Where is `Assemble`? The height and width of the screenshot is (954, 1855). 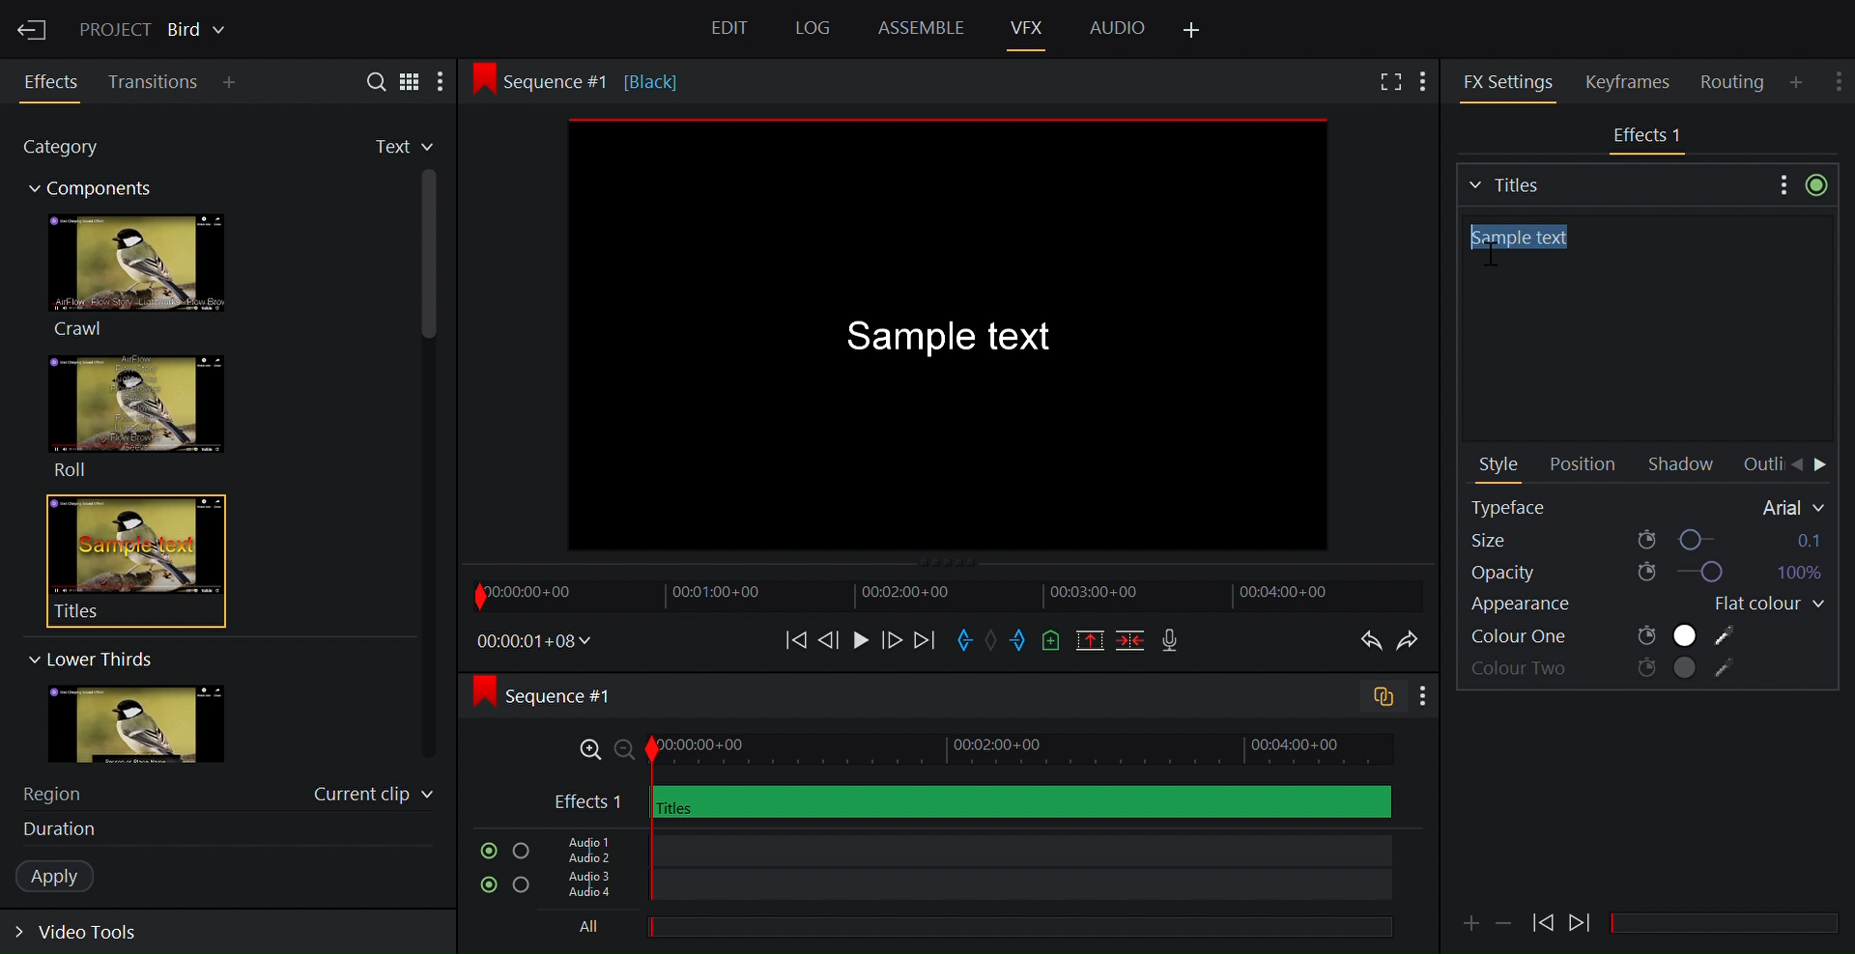
Assemble is located at coordinates (921, 28).